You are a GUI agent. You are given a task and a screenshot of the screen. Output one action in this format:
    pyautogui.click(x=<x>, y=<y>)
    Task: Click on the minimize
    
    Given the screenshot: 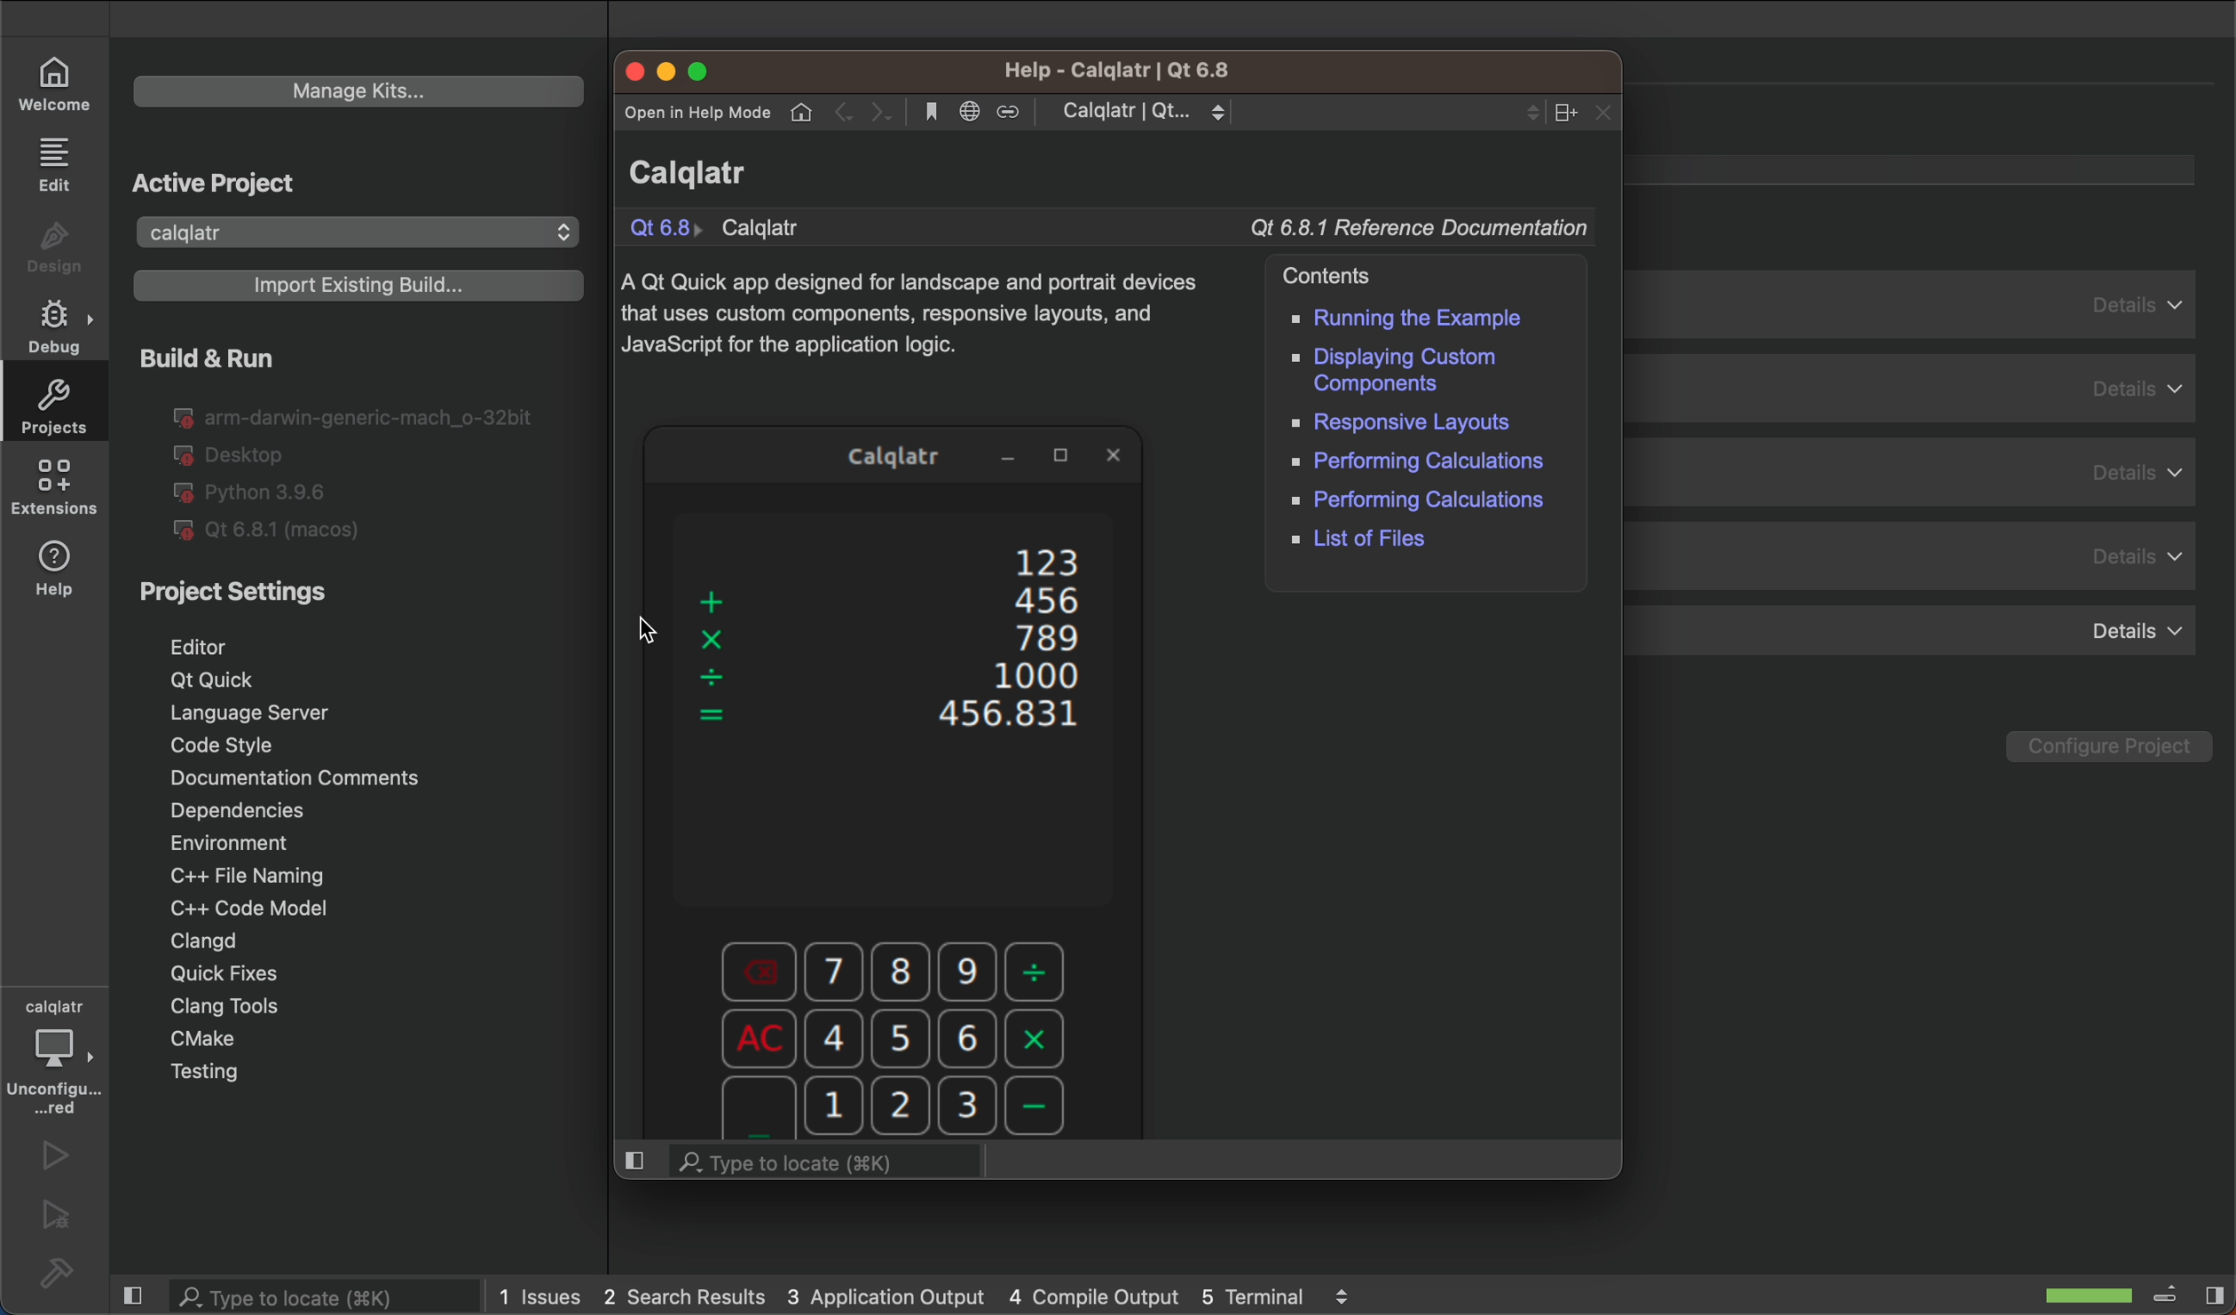 What is the action you would take?
    pyautogui.click(x=1009, y=449)
    